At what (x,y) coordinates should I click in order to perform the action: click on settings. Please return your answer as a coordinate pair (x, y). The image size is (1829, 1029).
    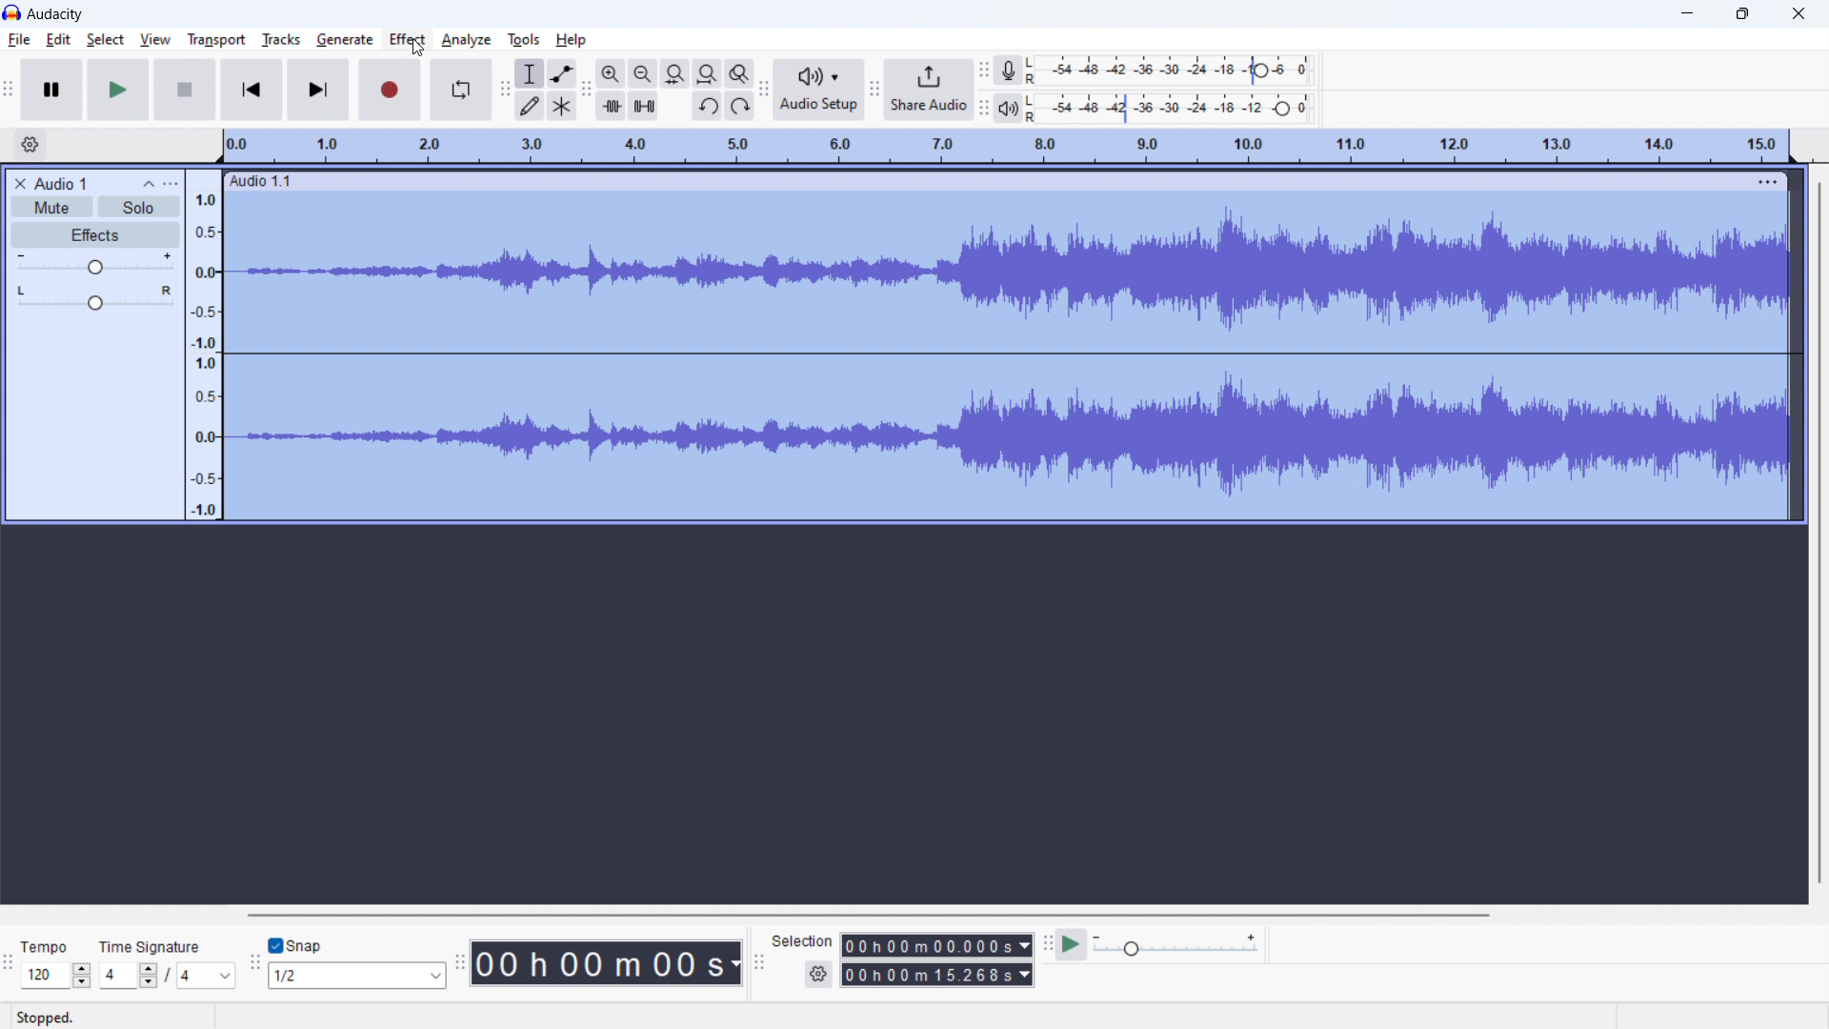
    Looking at the image, I should click on (817, 975).